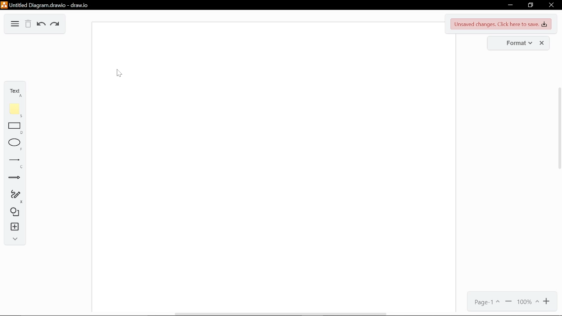  What do you see at coordinates (13, 177) in the screenshot?
I see `arrows` at bounding box center [13, 177].